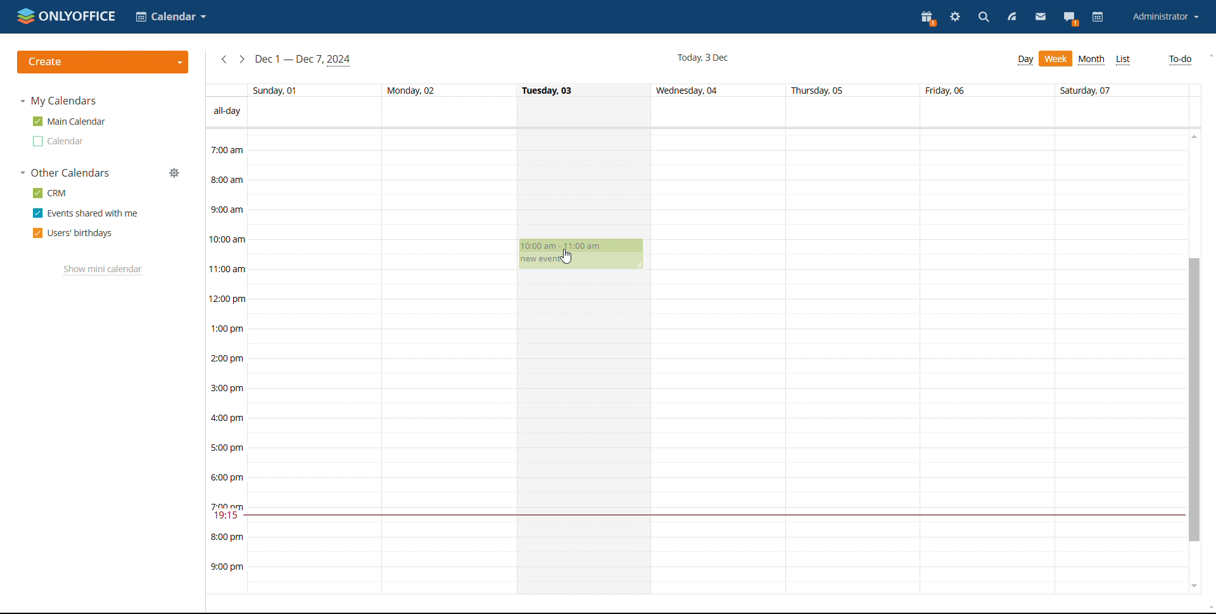 This screenshot has height=614, width=1216. Describe the element at coordinates (66, 173) in the screenshot. I see `Other Calendars` at that location.